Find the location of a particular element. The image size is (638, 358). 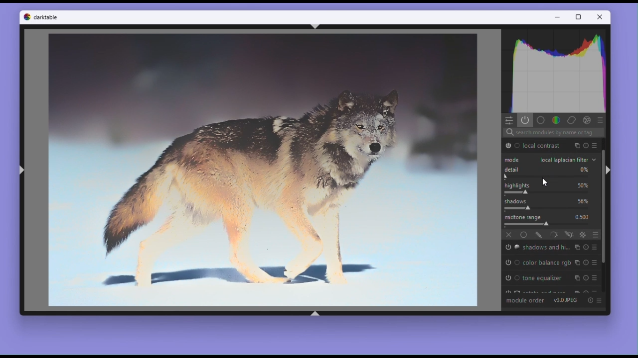

blending options is located at coordinates (596, 236).